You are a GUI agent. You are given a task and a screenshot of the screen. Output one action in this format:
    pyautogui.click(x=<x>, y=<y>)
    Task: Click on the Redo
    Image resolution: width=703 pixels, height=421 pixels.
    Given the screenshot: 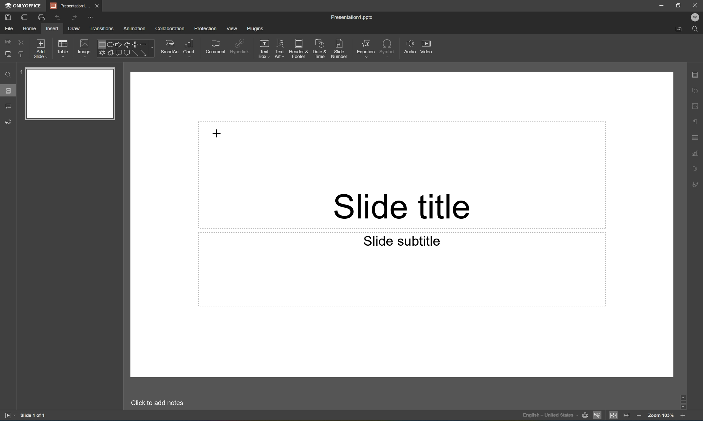 What is the action you would take?
    pyautogui.click(x=73, y=18)
    